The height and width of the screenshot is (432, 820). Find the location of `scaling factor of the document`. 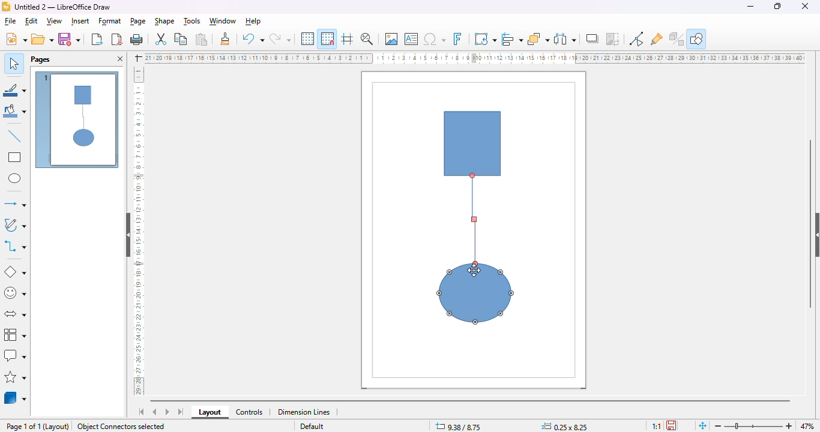

scaling factor of the document is located at coordinates (655, 425).